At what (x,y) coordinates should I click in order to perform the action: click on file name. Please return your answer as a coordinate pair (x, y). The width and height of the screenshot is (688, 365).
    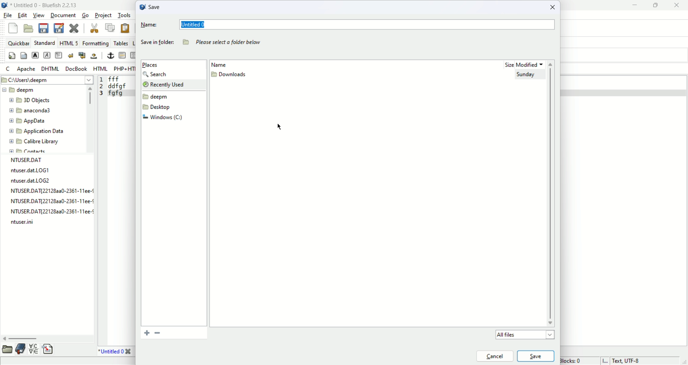
    Looking at the image, I should click on (48, 191).